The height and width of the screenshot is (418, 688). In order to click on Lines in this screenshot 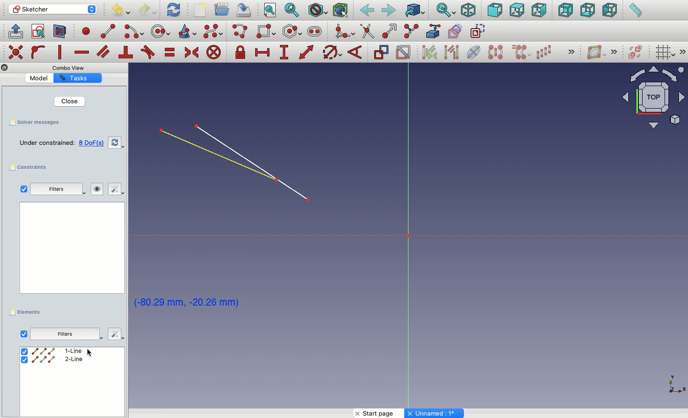, I will do `click(233, 163)`.